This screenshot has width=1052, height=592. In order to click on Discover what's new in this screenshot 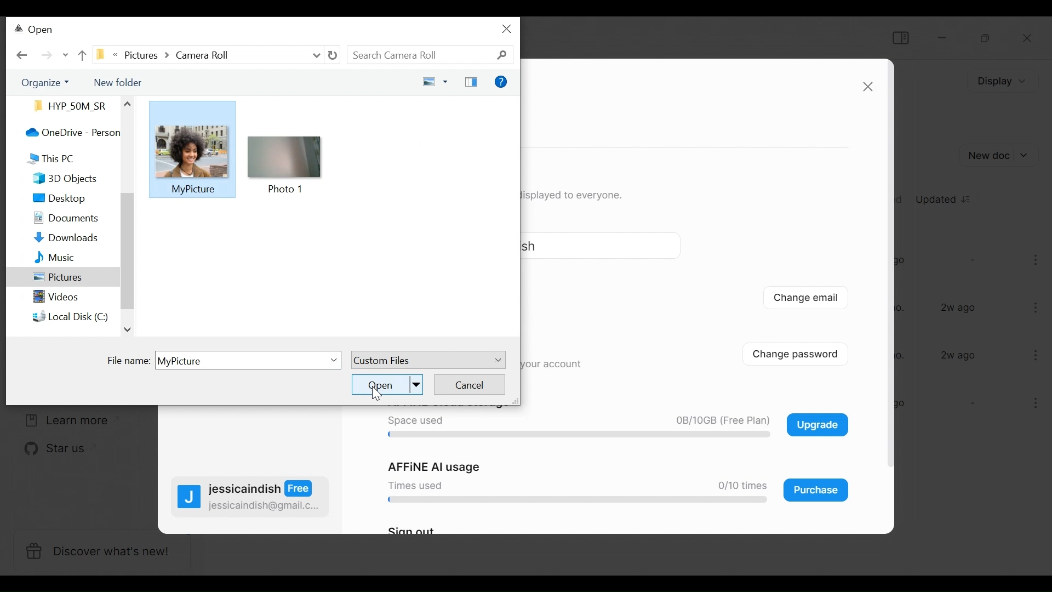, I will do `click(101, 552)`.